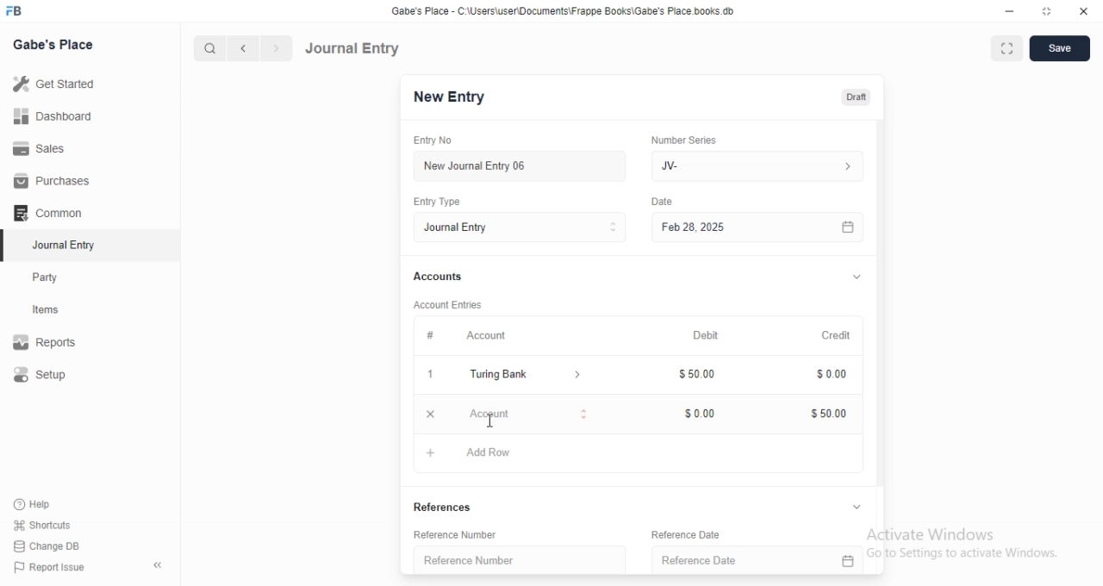  I want to click on Reports, so click(56, 344).